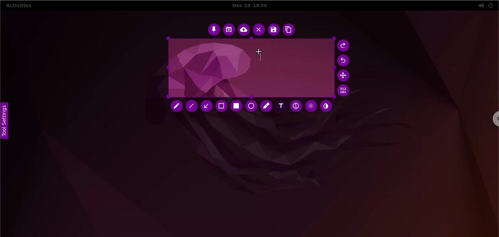 This screenshot has width=499, height=237. What do you see at coordinates (238, 106) in the screenshot?
I see `rectangle tool` at bounding box center [238, 106].